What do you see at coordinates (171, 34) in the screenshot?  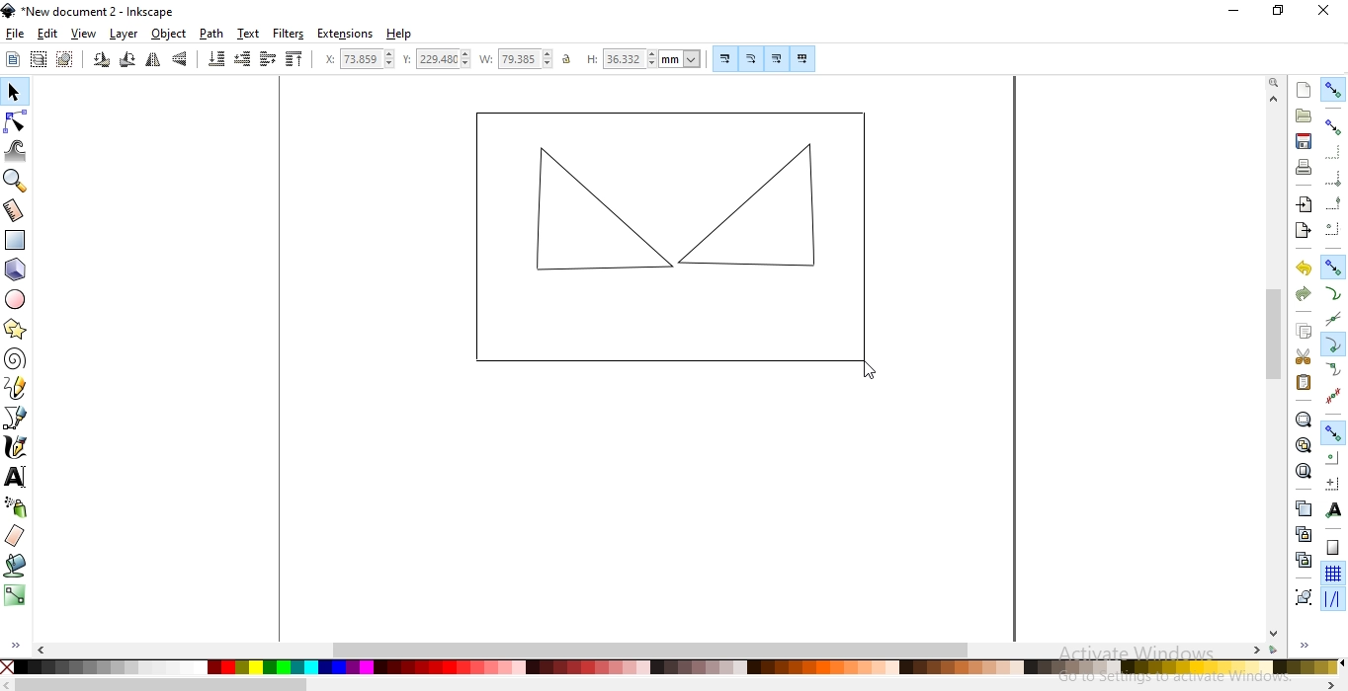 I see `objects` at bounding box center [171, 34].